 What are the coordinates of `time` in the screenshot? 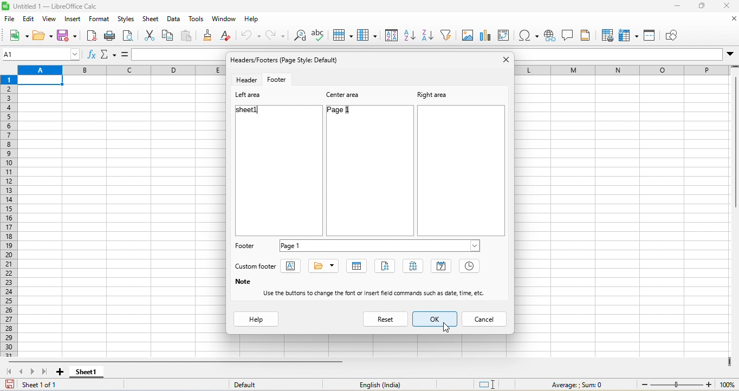 It's located at (470, 267).